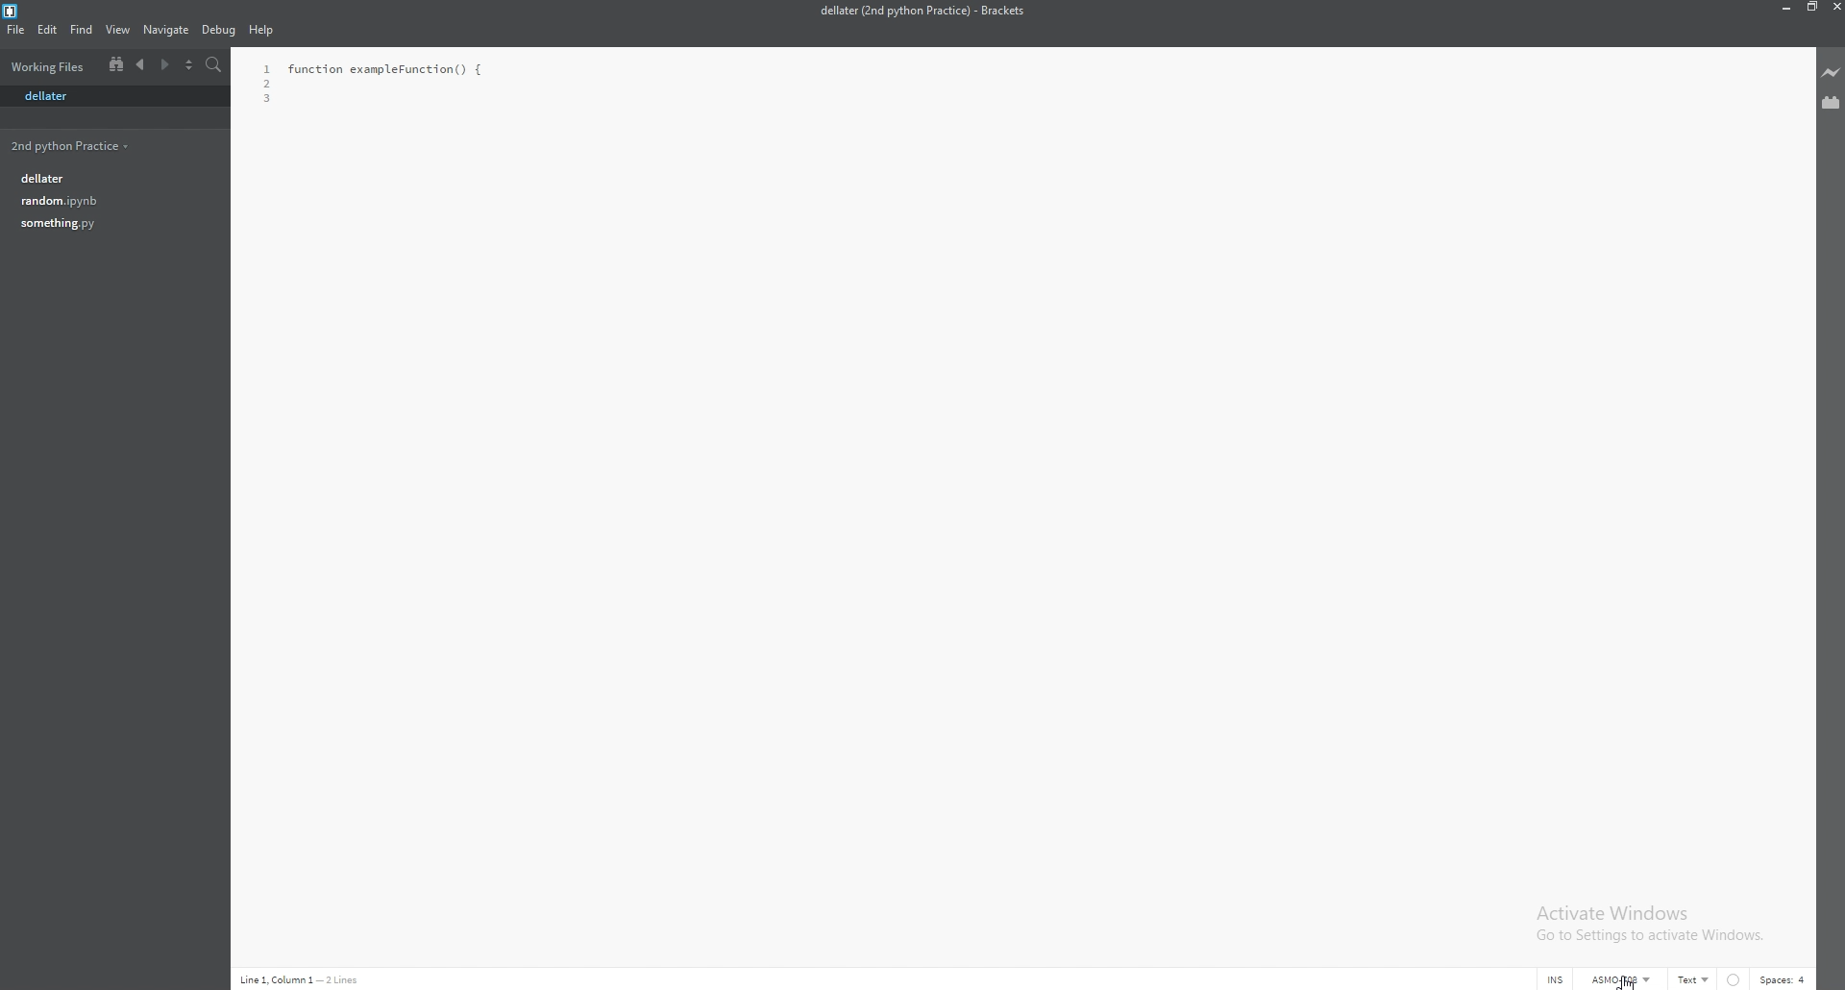  I want to click on split view, so click(115, 66).